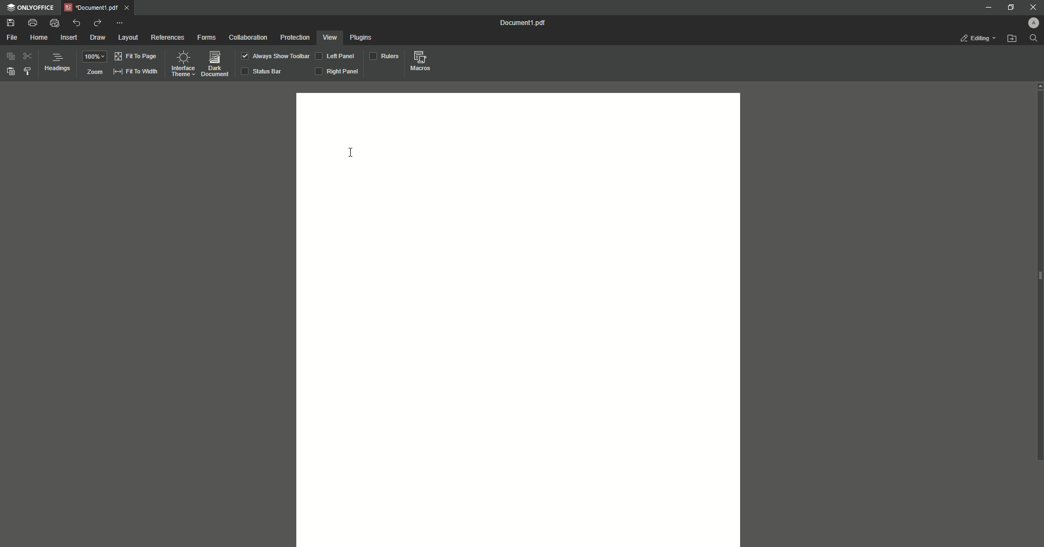  What do you see at coordinates (418, 60) in the screenshot?
I see `Macros` at bounding box center [418, 60].